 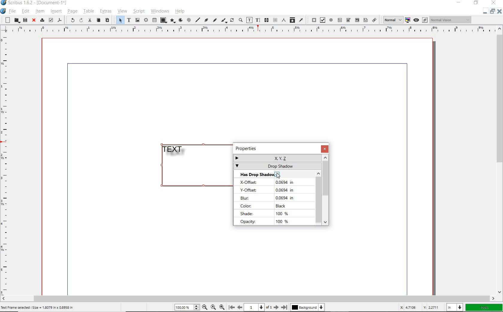 I want to click on shade, so click(x=265, y=214).